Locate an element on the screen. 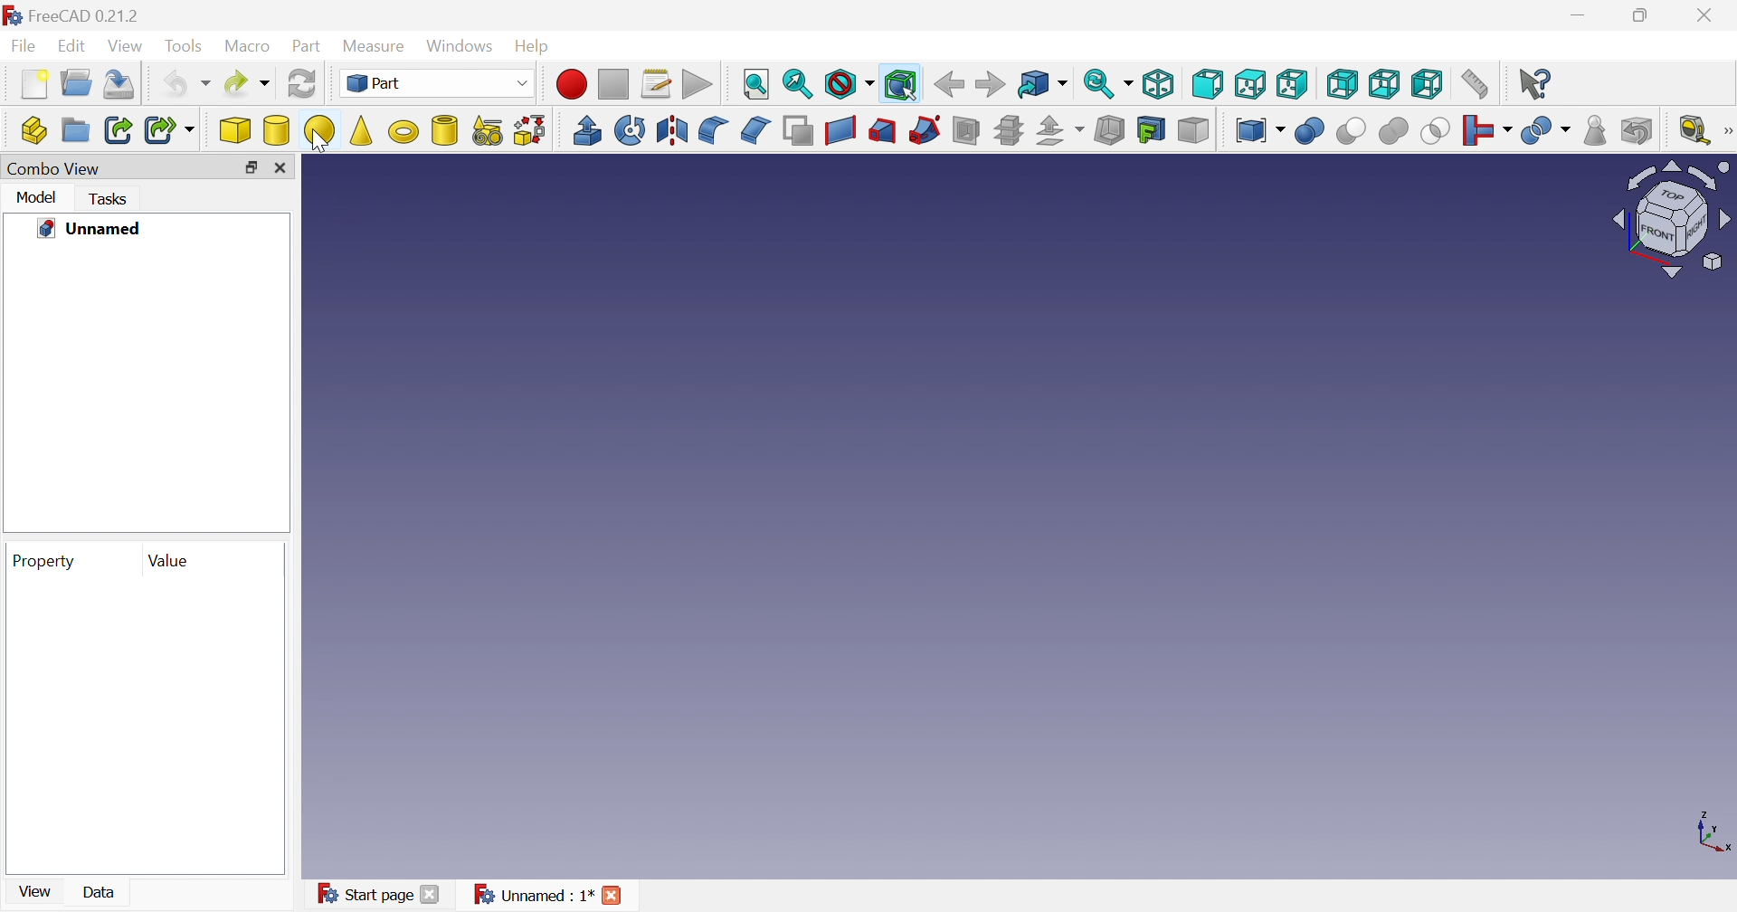 The height and width of the screenshot is (912, 1737). Property is located at coordinates (43, 563).